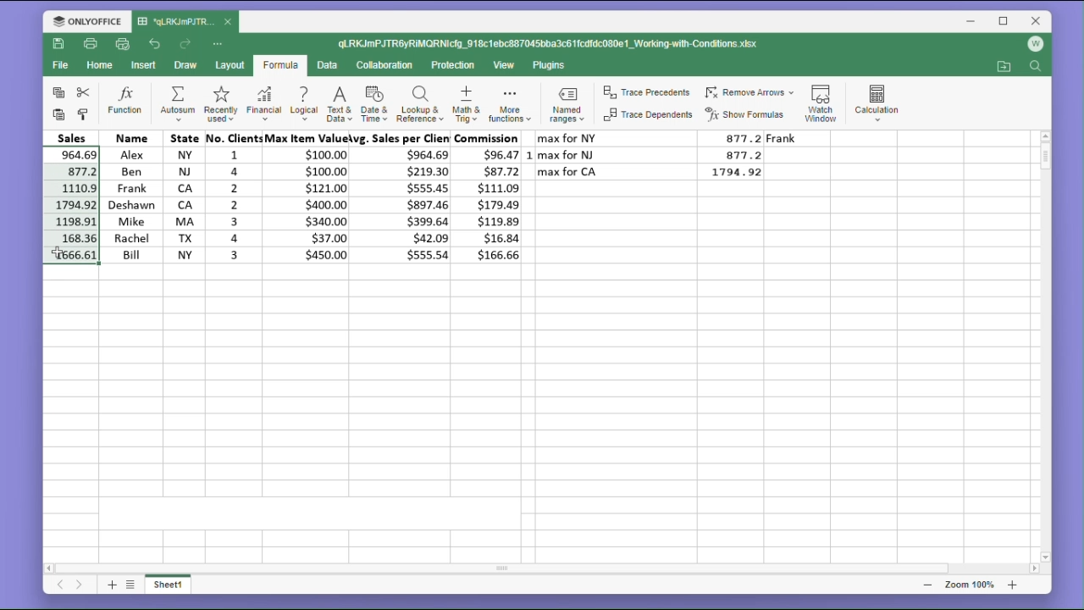  What do you see at coordinates (59, 47) in the screenshot?
I see `save` at bounding box center [59, 47].